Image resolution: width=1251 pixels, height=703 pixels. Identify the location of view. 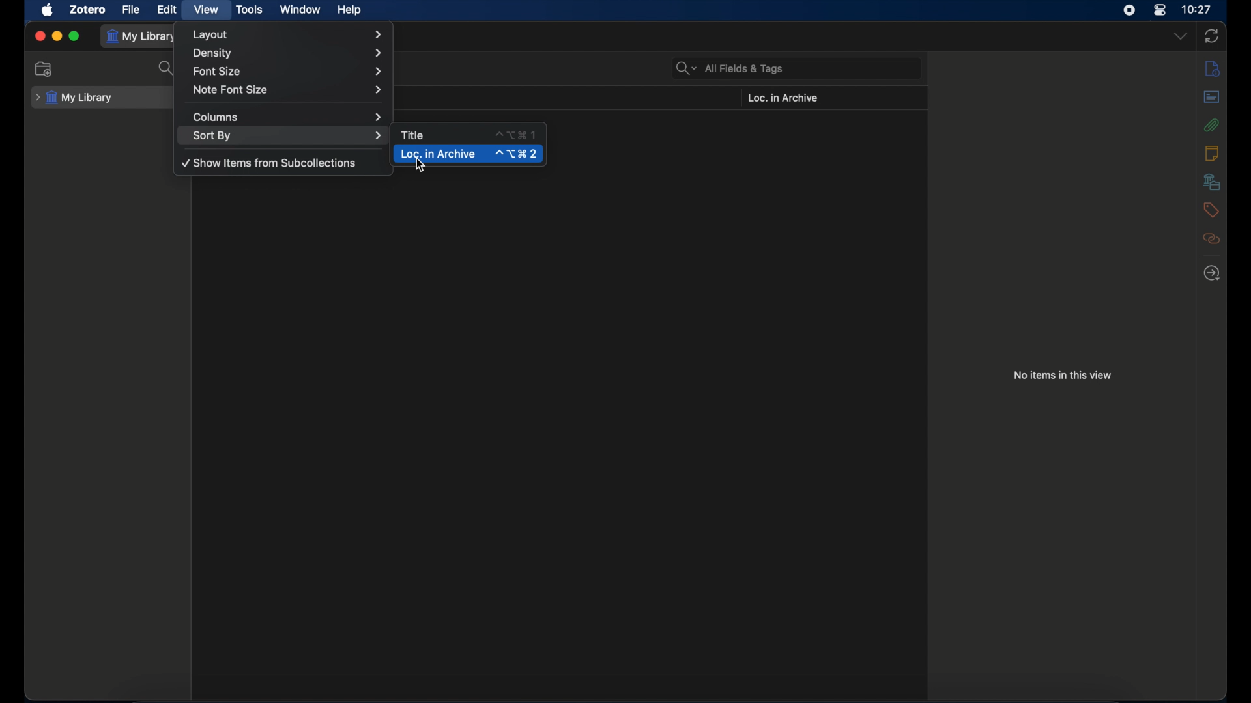
(206, 9).